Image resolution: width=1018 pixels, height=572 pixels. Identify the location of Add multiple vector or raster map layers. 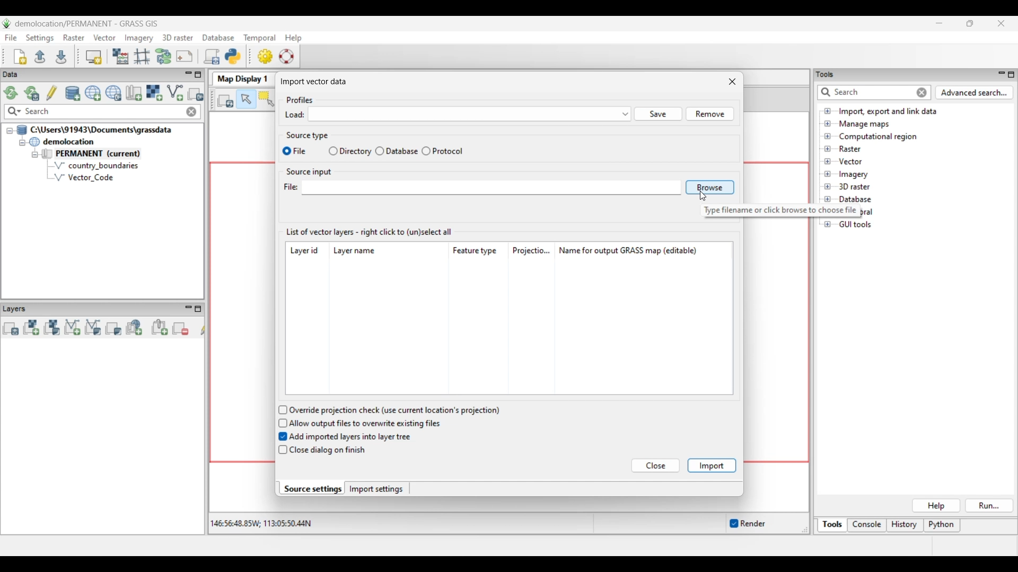
(11, 328).